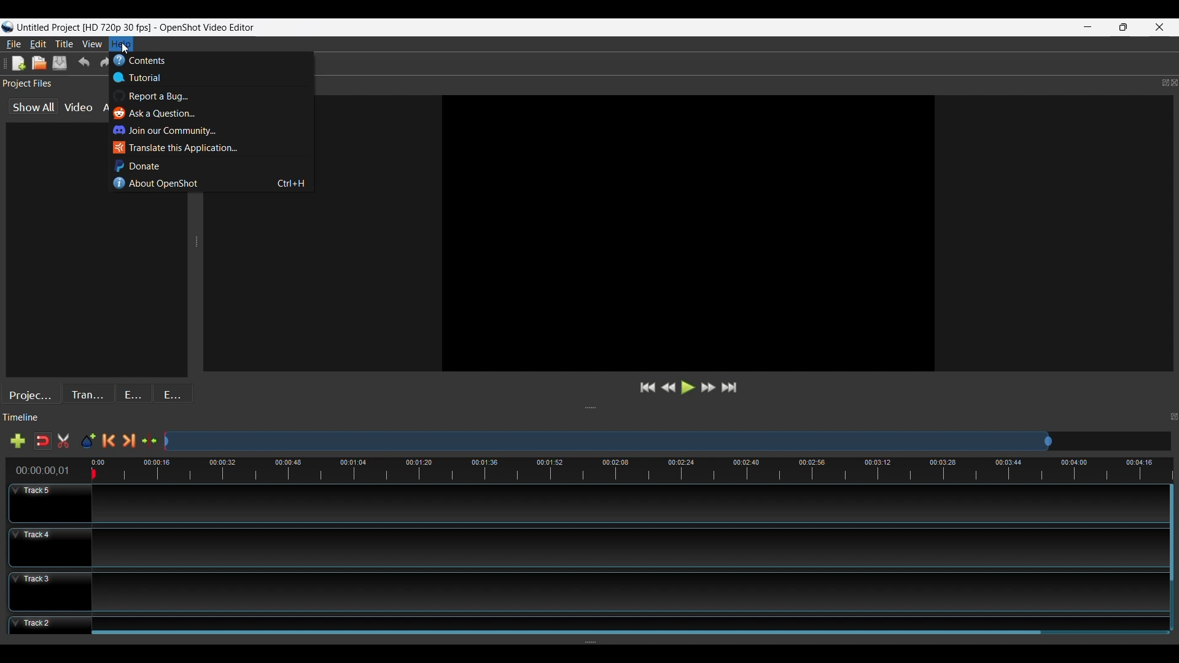 This screenshot has width=1179, height=663. Describe the element at coordinates (84, 28) in the screenshot. I see `Project Name` at that location.